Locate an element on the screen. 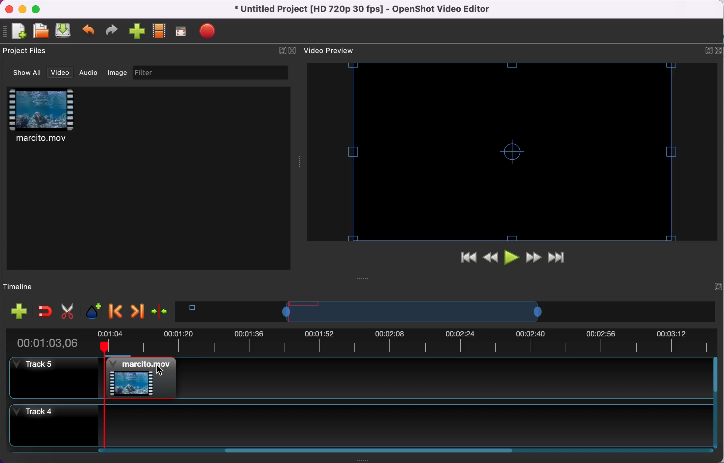 The image size is (724, 463). expand/hide is located at coordinates (697, 50).